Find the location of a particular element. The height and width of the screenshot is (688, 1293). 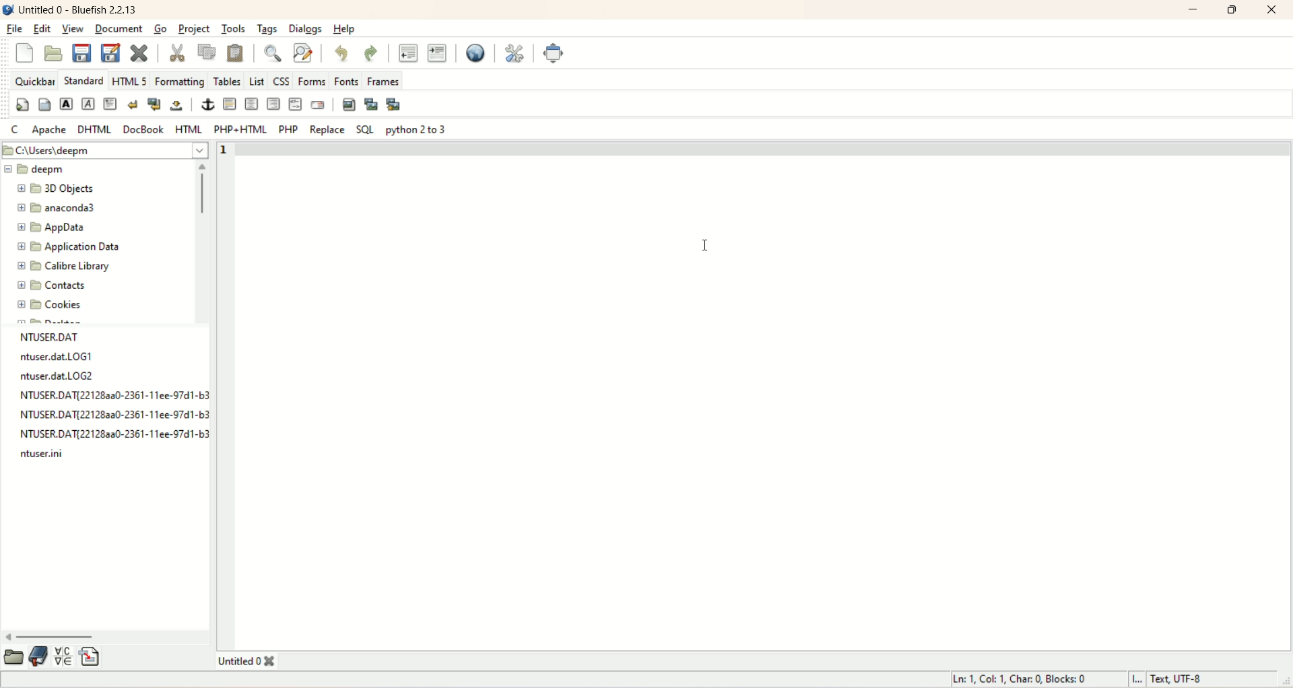

minimize is located at coordinates (1193, 9).